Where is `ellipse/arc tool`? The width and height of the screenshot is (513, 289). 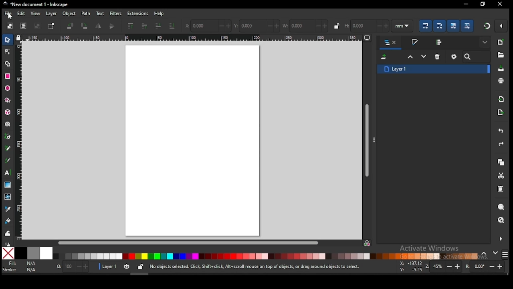 ellipse/arc tool is located at coordinates (8, 89).